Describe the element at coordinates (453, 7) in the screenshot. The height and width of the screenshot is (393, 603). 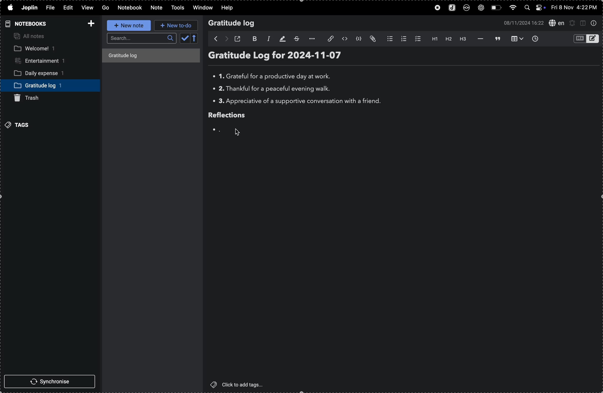
I see `joplin` at that location.